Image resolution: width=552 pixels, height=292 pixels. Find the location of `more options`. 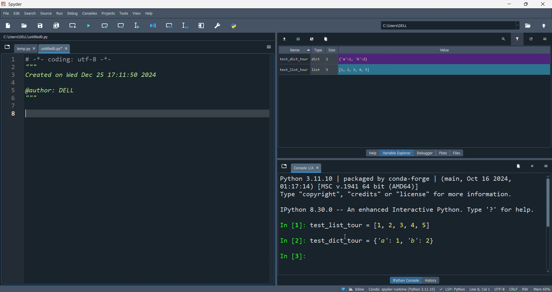

more options is located at coordinates (269, 46).